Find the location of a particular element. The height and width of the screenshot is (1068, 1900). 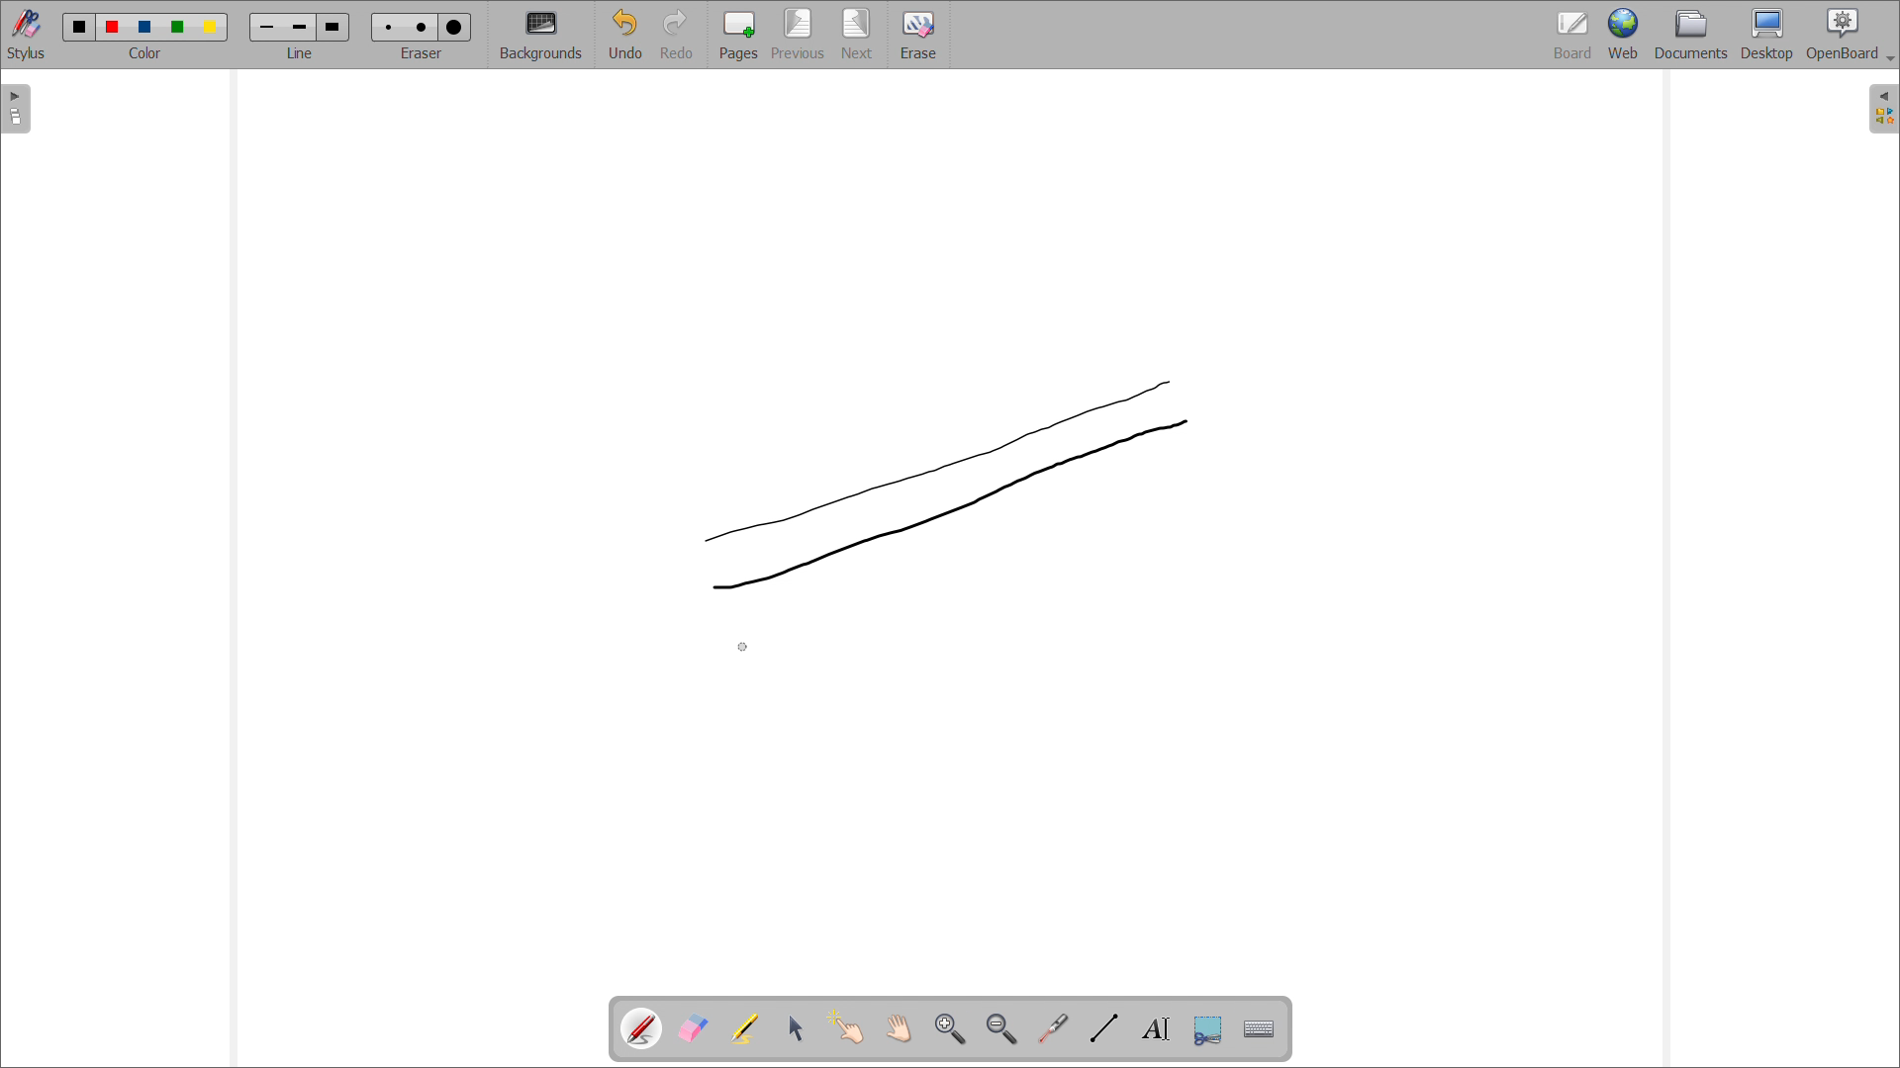

line width size is located at coordinates (332, 27).